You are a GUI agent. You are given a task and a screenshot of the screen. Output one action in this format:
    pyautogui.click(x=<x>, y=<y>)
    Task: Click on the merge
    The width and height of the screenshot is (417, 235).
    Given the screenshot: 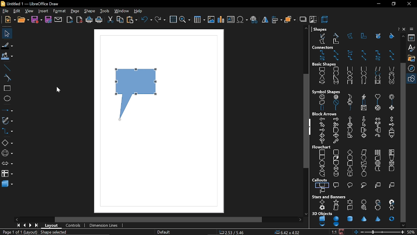 What is the action you would take?
    pyautogui.click(x=364, y=168)
    